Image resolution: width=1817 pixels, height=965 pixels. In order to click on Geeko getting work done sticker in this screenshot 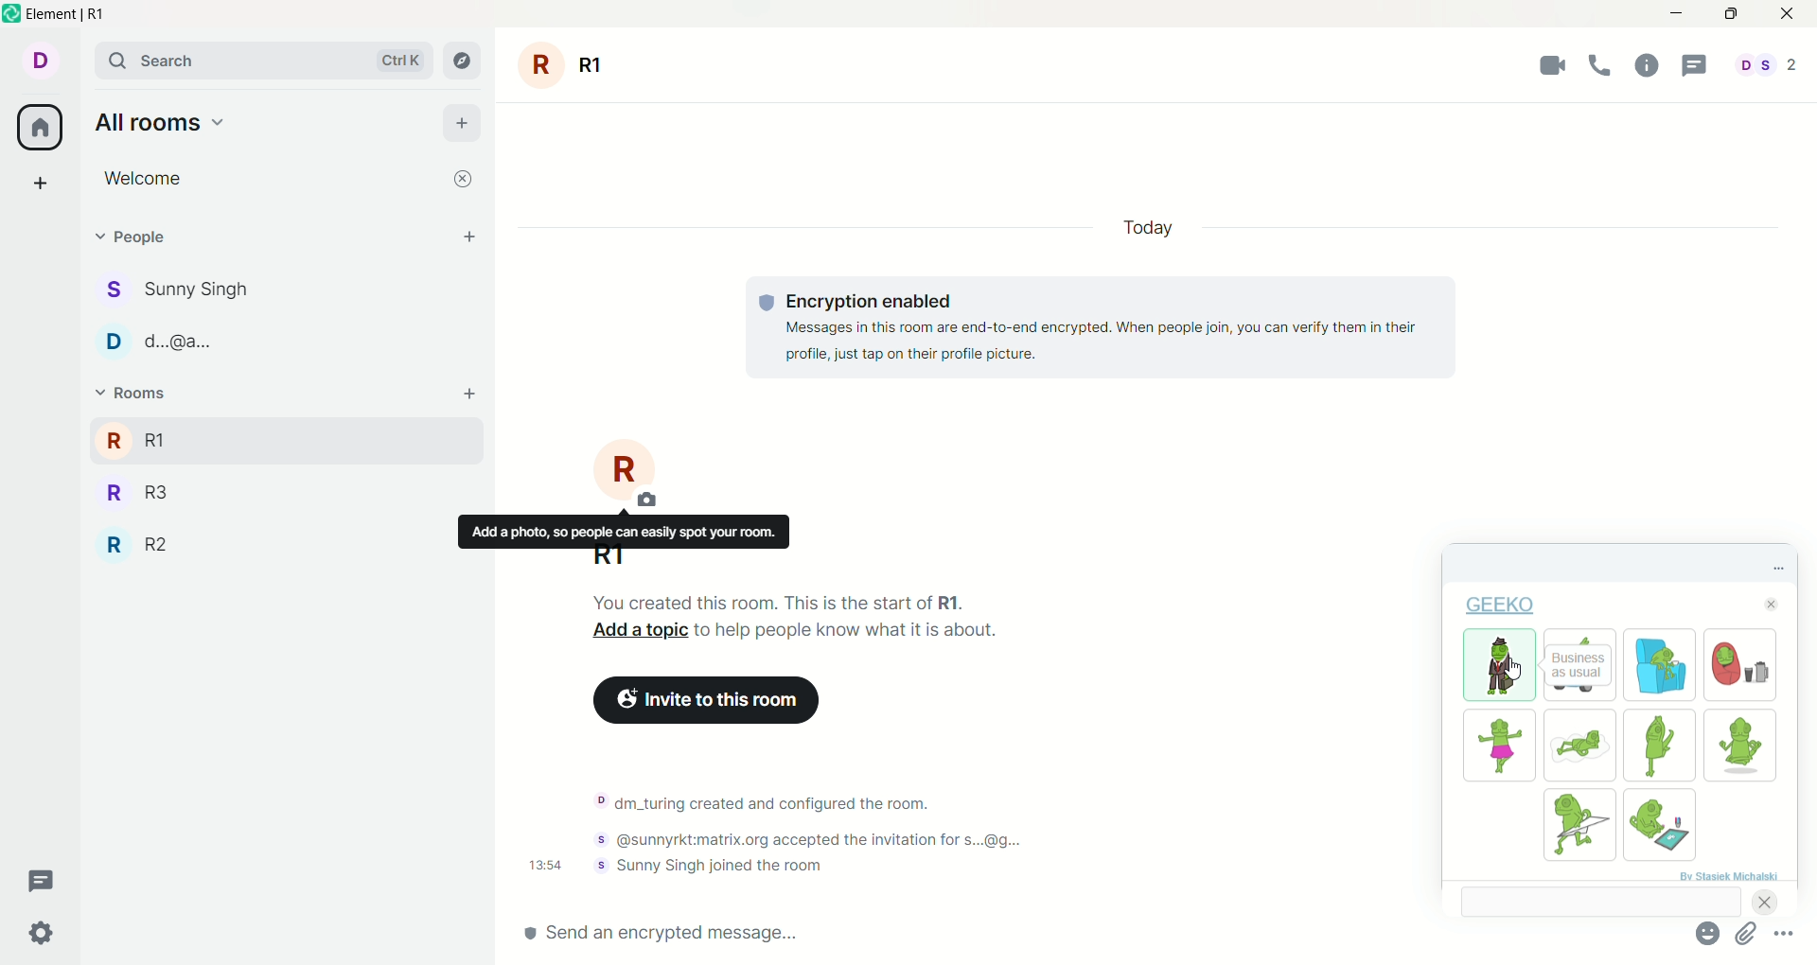, I will do `click(1661, 824)`.